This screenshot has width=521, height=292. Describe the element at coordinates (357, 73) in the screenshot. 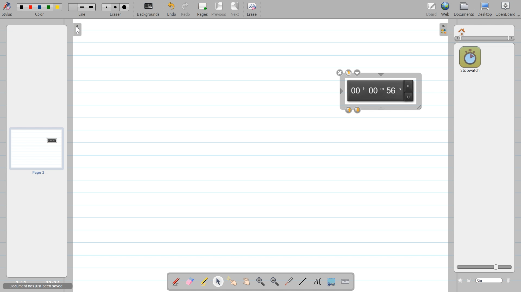

I see `Drop down box` at that location.